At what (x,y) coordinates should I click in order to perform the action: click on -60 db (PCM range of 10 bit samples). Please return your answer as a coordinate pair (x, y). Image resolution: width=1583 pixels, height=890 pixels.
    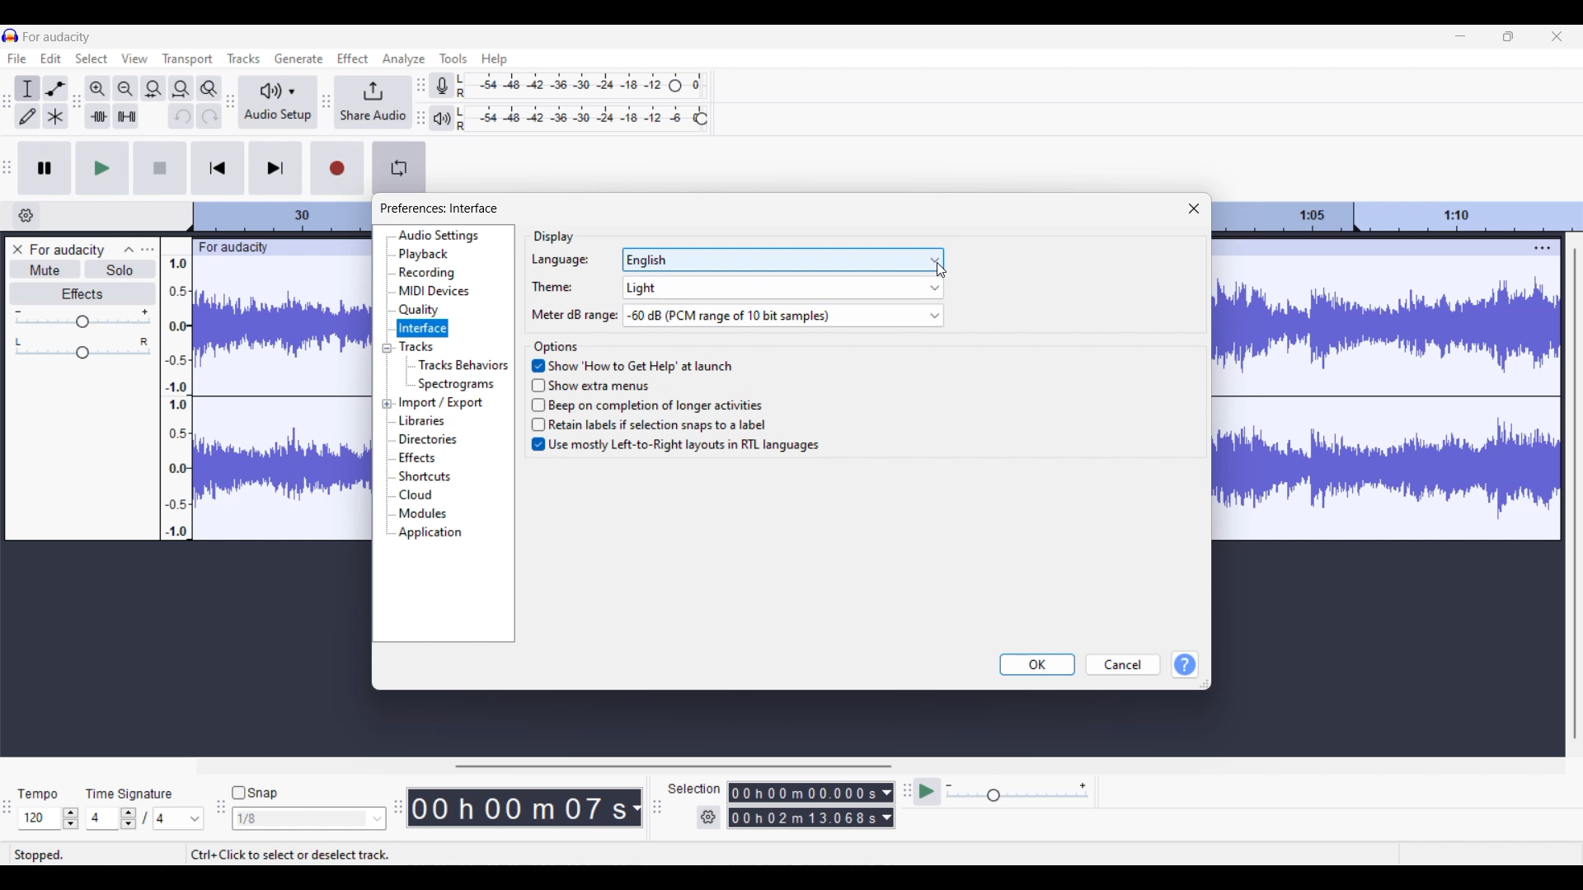
    Looking at the image, I should click on (782, 316).